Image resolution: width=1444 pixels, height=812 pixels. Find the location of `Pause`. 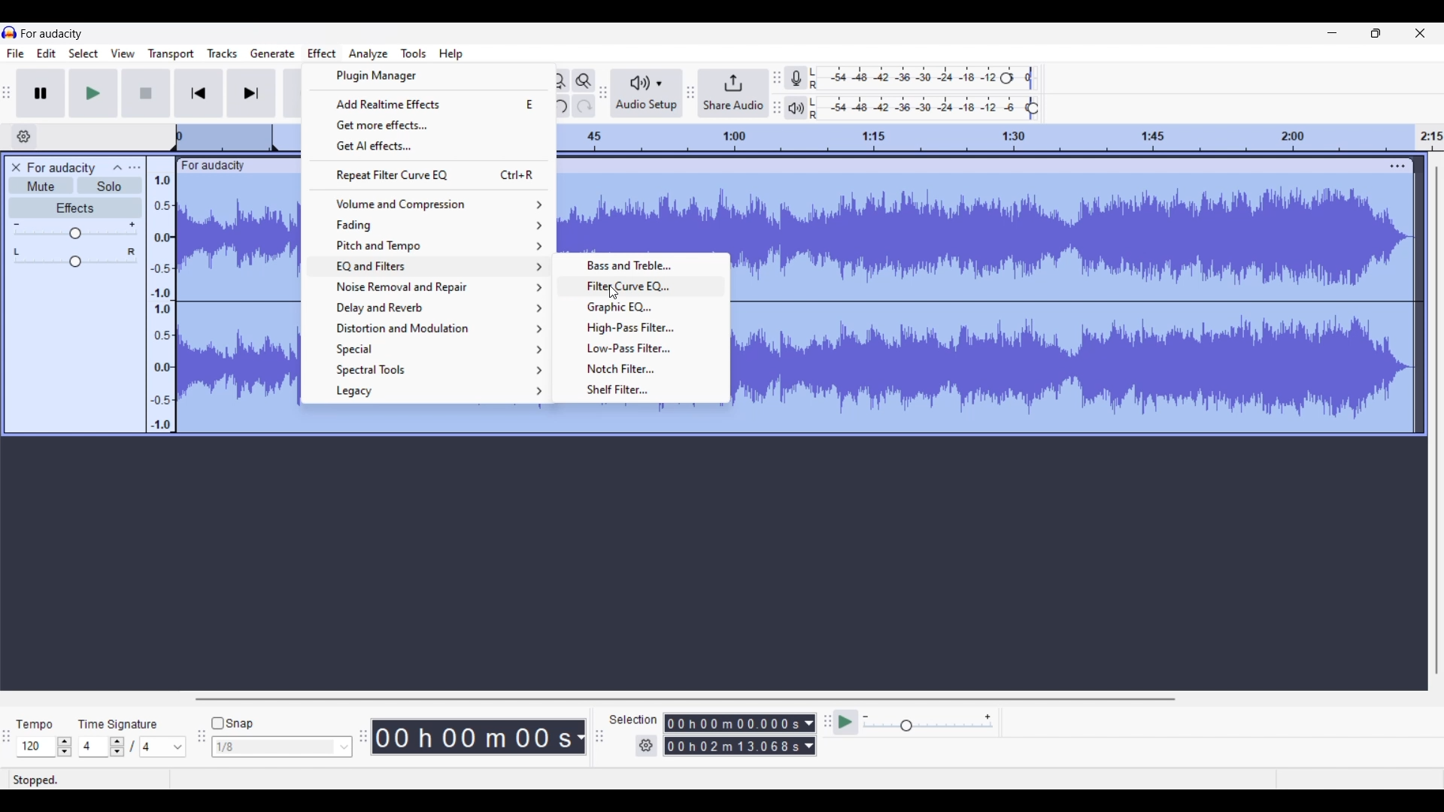

Pause is located at coordinates (41, 92).